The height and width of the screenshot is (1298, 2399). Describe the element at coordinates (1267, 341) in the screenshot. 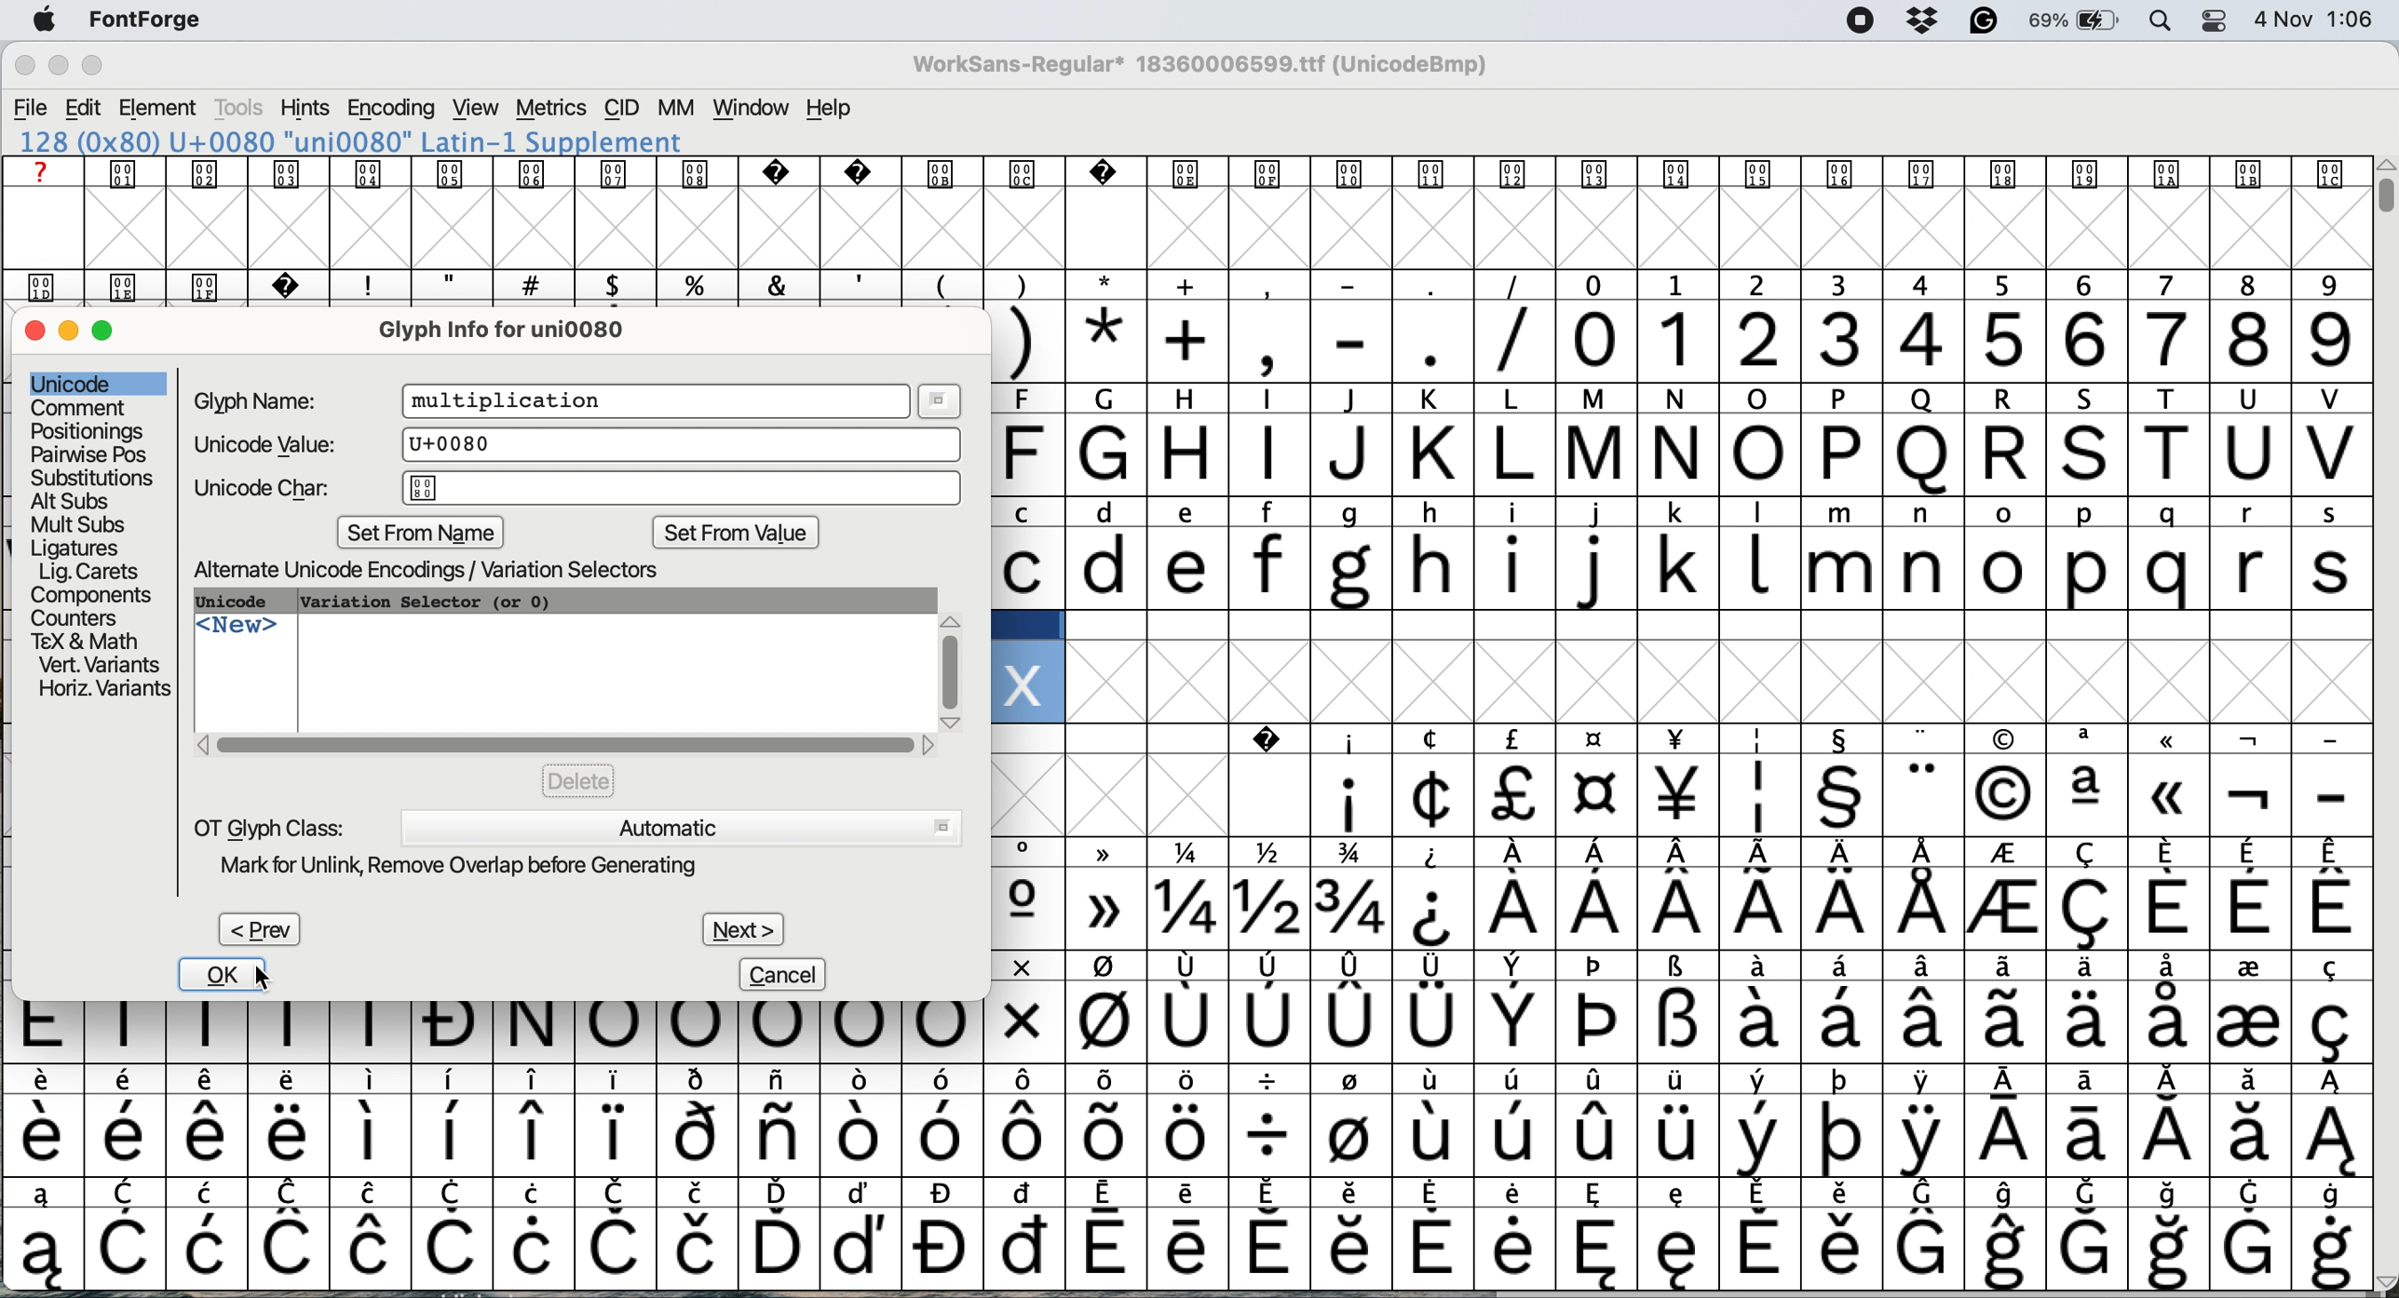

I see `special characters` at that location.